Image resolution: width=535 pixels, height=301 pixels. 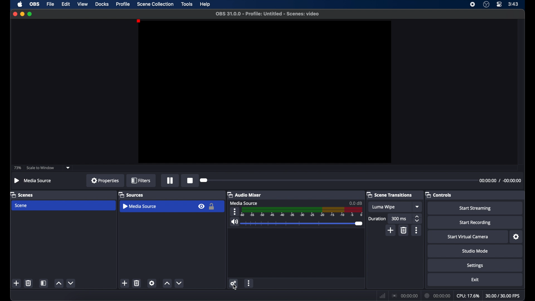 I want to click on 3:43, so click(x=514, y=4).